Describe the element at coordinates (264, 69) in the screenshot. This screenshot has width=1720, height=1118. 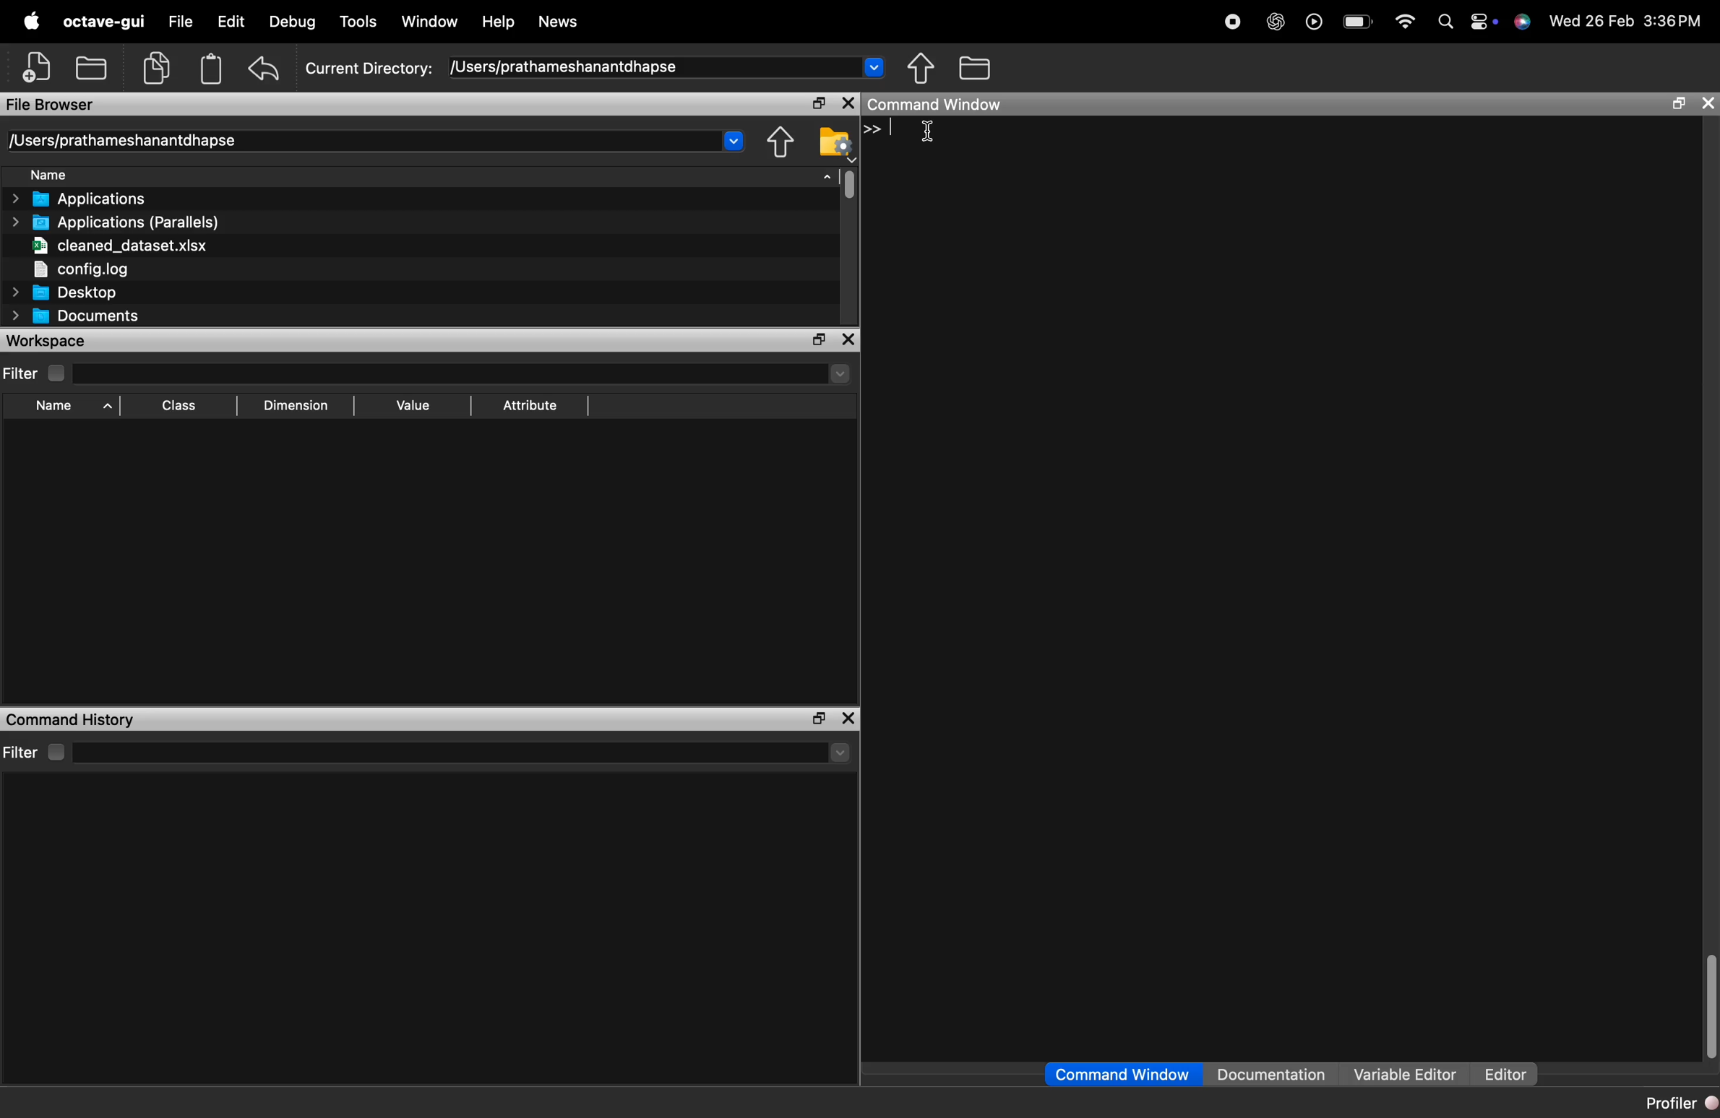
I see `undo` at that location.